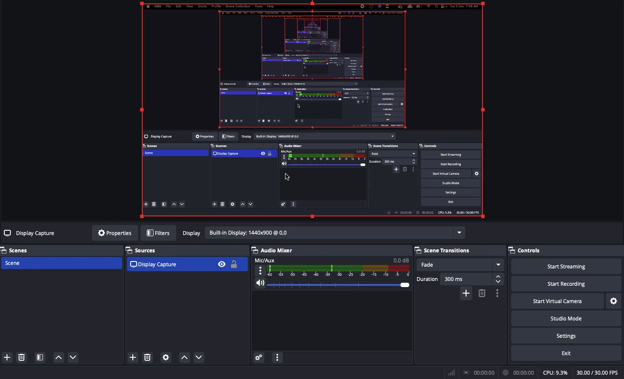 The width and height of the screenshot is (624, 379). I want to click on Move down, so click(74, 357).